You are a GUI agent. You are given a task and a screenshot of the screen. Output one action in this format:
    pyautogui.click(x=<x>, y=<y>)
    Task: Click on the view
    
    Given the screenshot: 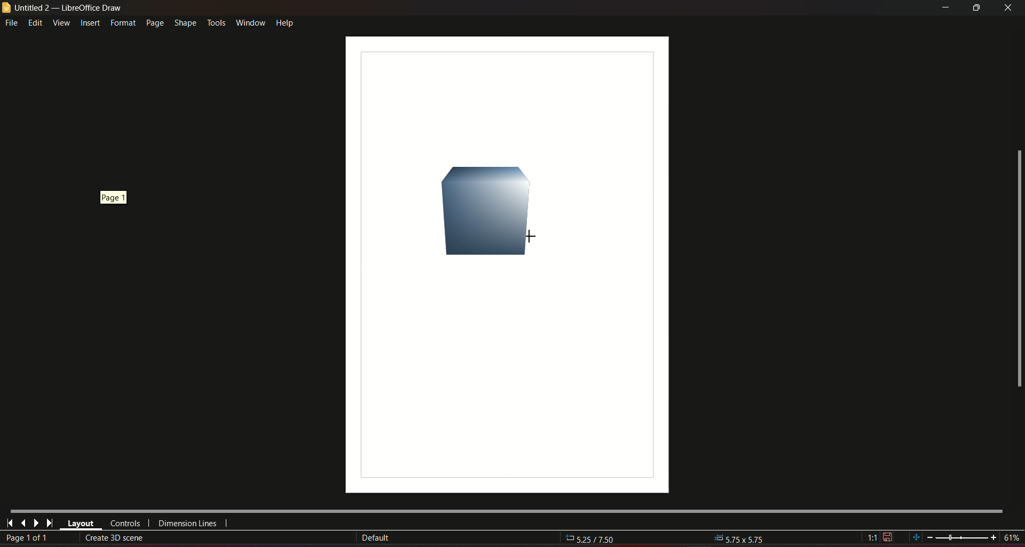 What is the action you would take?
    pyautogui.click(x=61, y=22)
    